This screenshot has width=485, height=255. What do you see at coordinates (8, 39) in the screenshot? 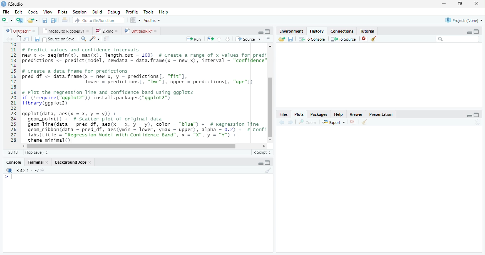
I see `back` at bounding box center [8, 39].